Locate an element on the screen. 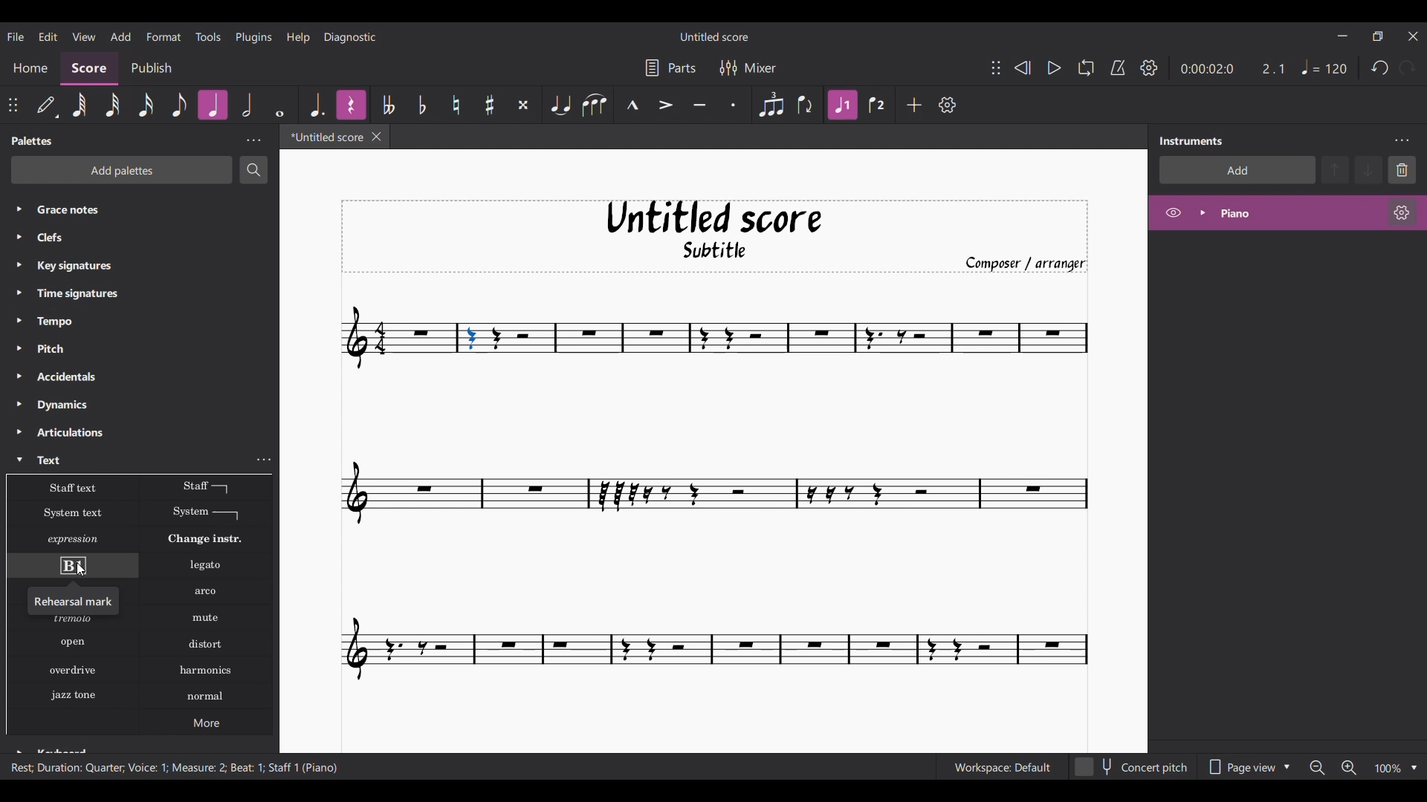  Highlighted after current selection is located at coordinates (349, 104).